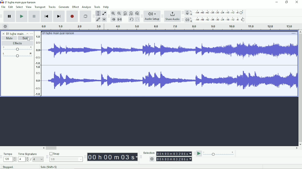 The image size is (302, 169). Describe the element at coordinates (6, 26) in the screenshot. I see `Timeline osettings` at that location.